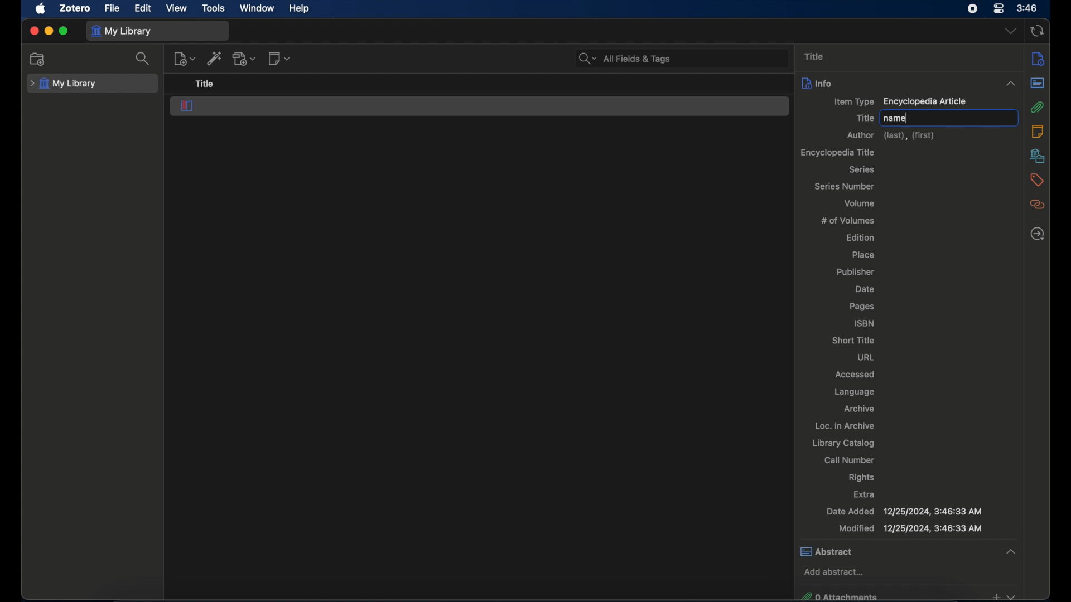 Image resolution: width=1071 pixels, height=602 pixels. I want to click on related, so click(1037, 205).